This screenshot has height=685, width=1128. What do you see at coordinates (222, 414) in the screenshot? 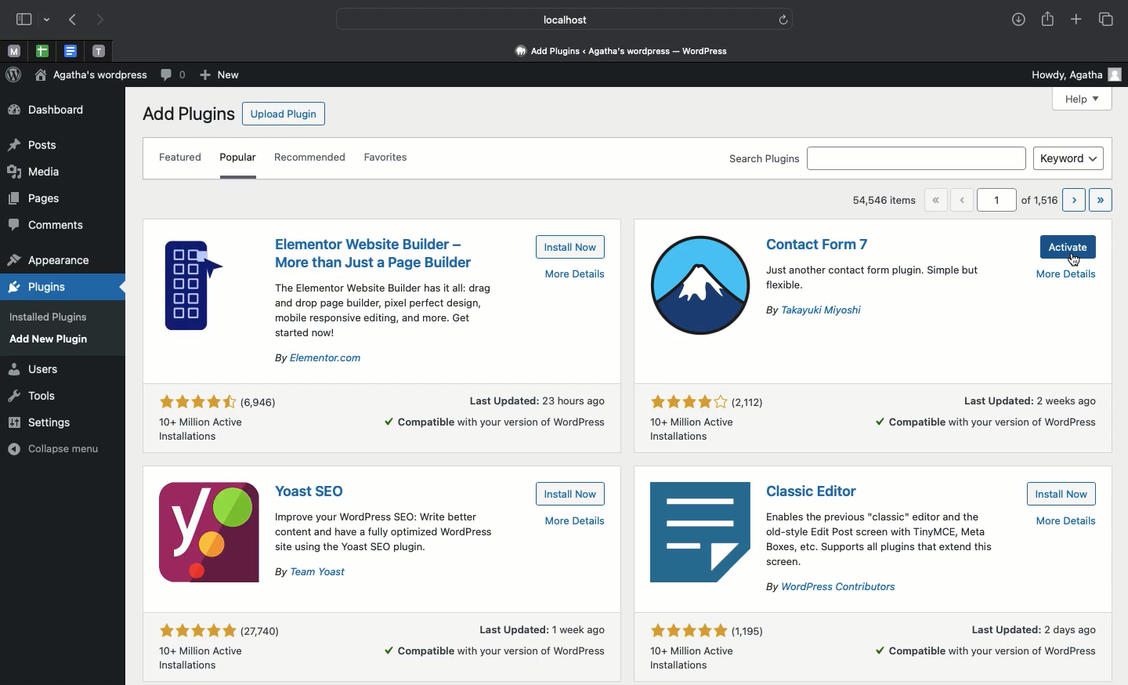
I see `Rating` at bounding box center [222, 414].